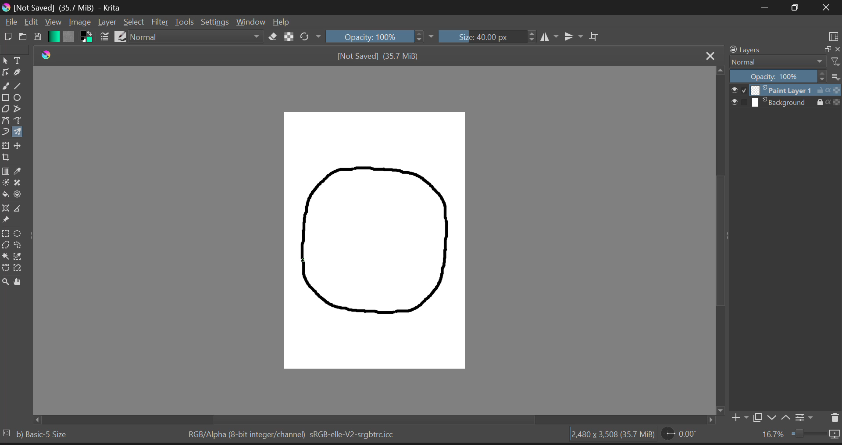 This screenshot has height=445, width=842. Describe the element at coordinates (378, 240) in the screenshot. I see `Illustration Generated` at that location.